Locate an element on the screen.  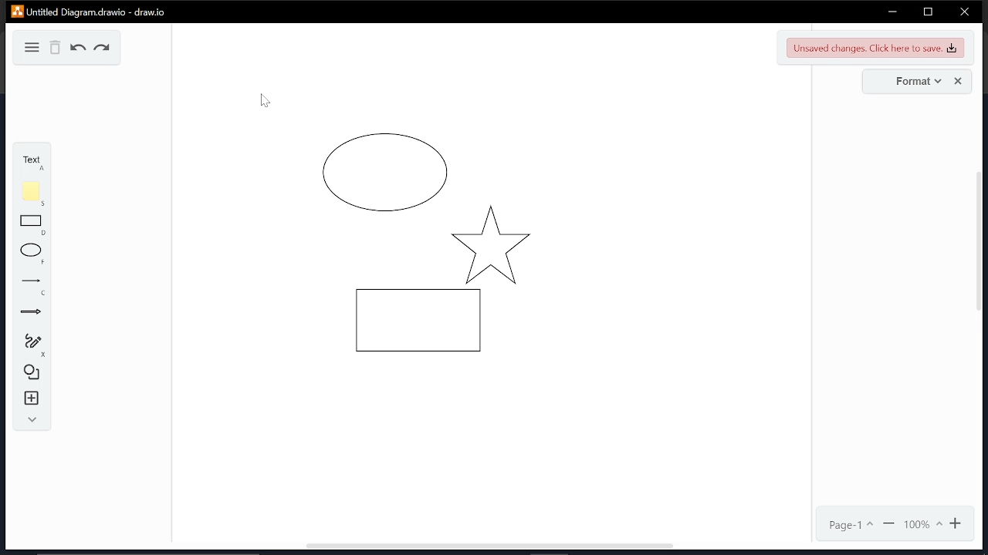
freehand is located at coordinates (32, 345).